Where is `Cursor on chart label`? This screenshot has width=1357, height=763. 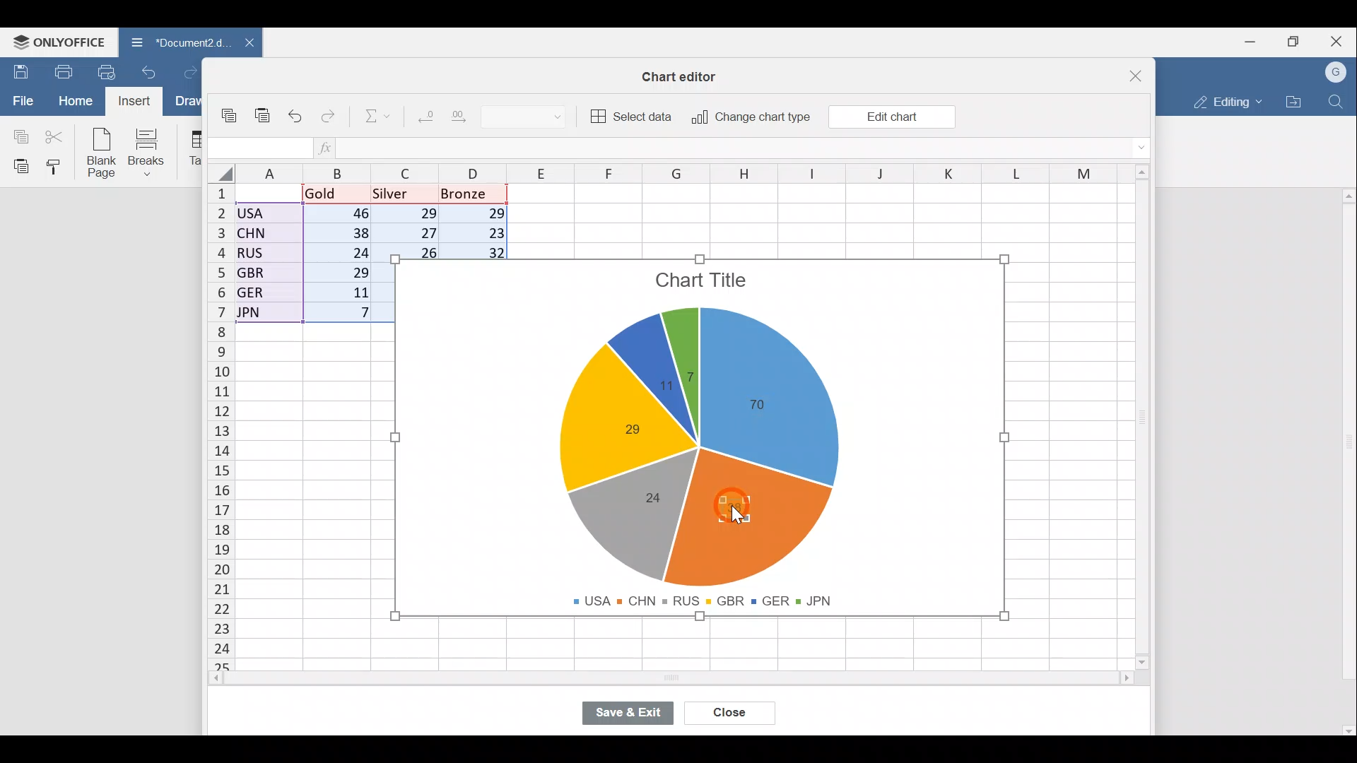 Cursor on chart label is located at coordinates (741, 502).